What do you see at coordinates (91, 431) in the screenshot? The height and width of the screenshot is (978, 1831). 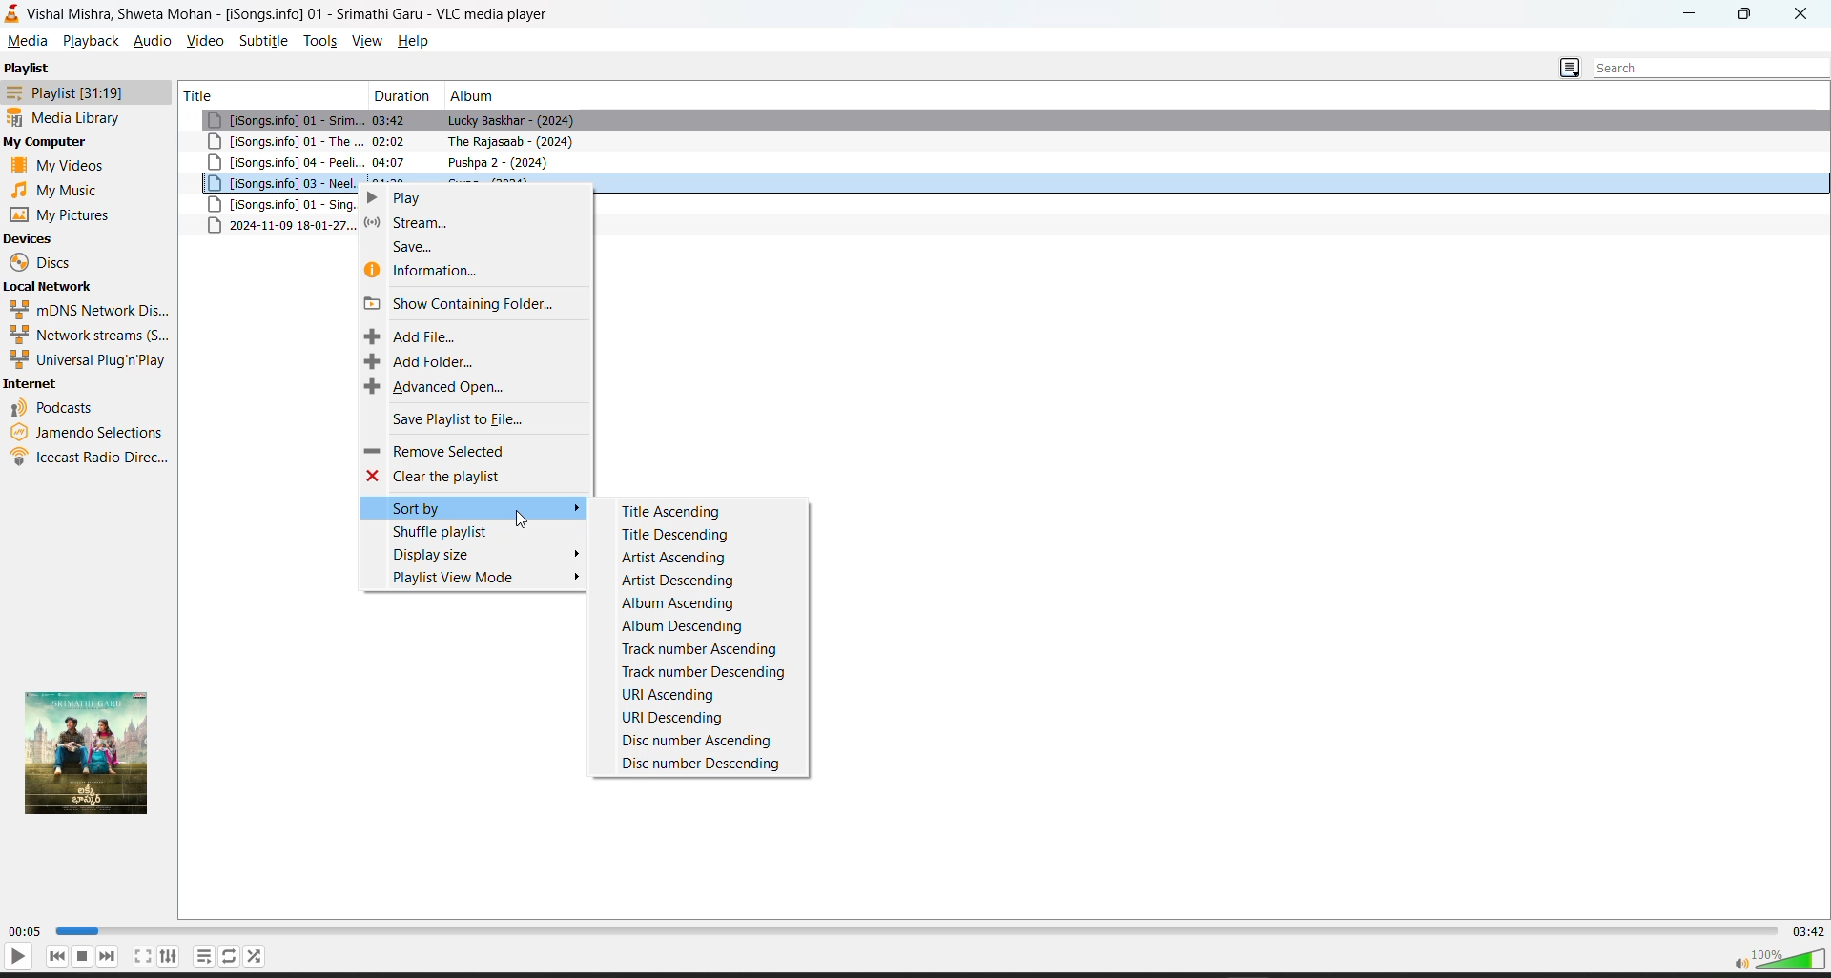 I see `jamendo selection` at bounding box center [91, 431].